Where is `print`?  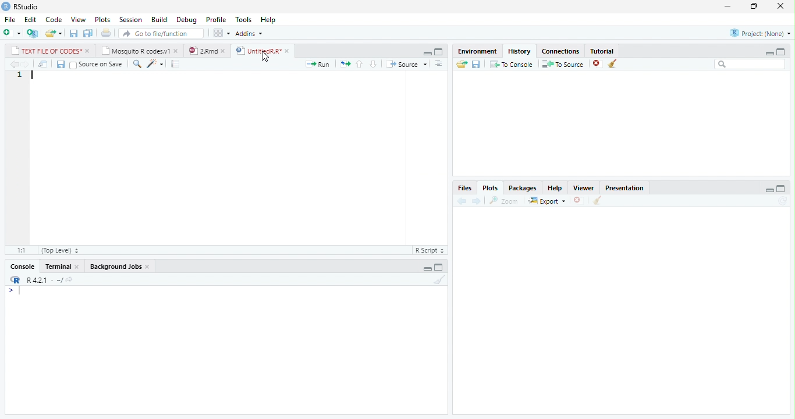 print is located at coordinates (105, 33).